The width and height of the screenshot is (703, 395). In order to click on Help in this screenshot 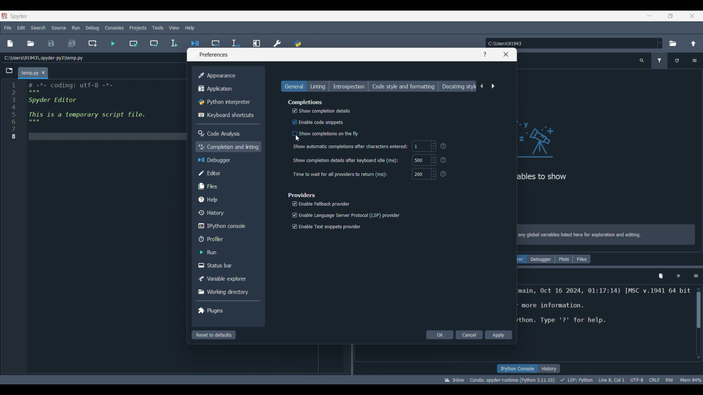, I will do `click(227, 199)`.